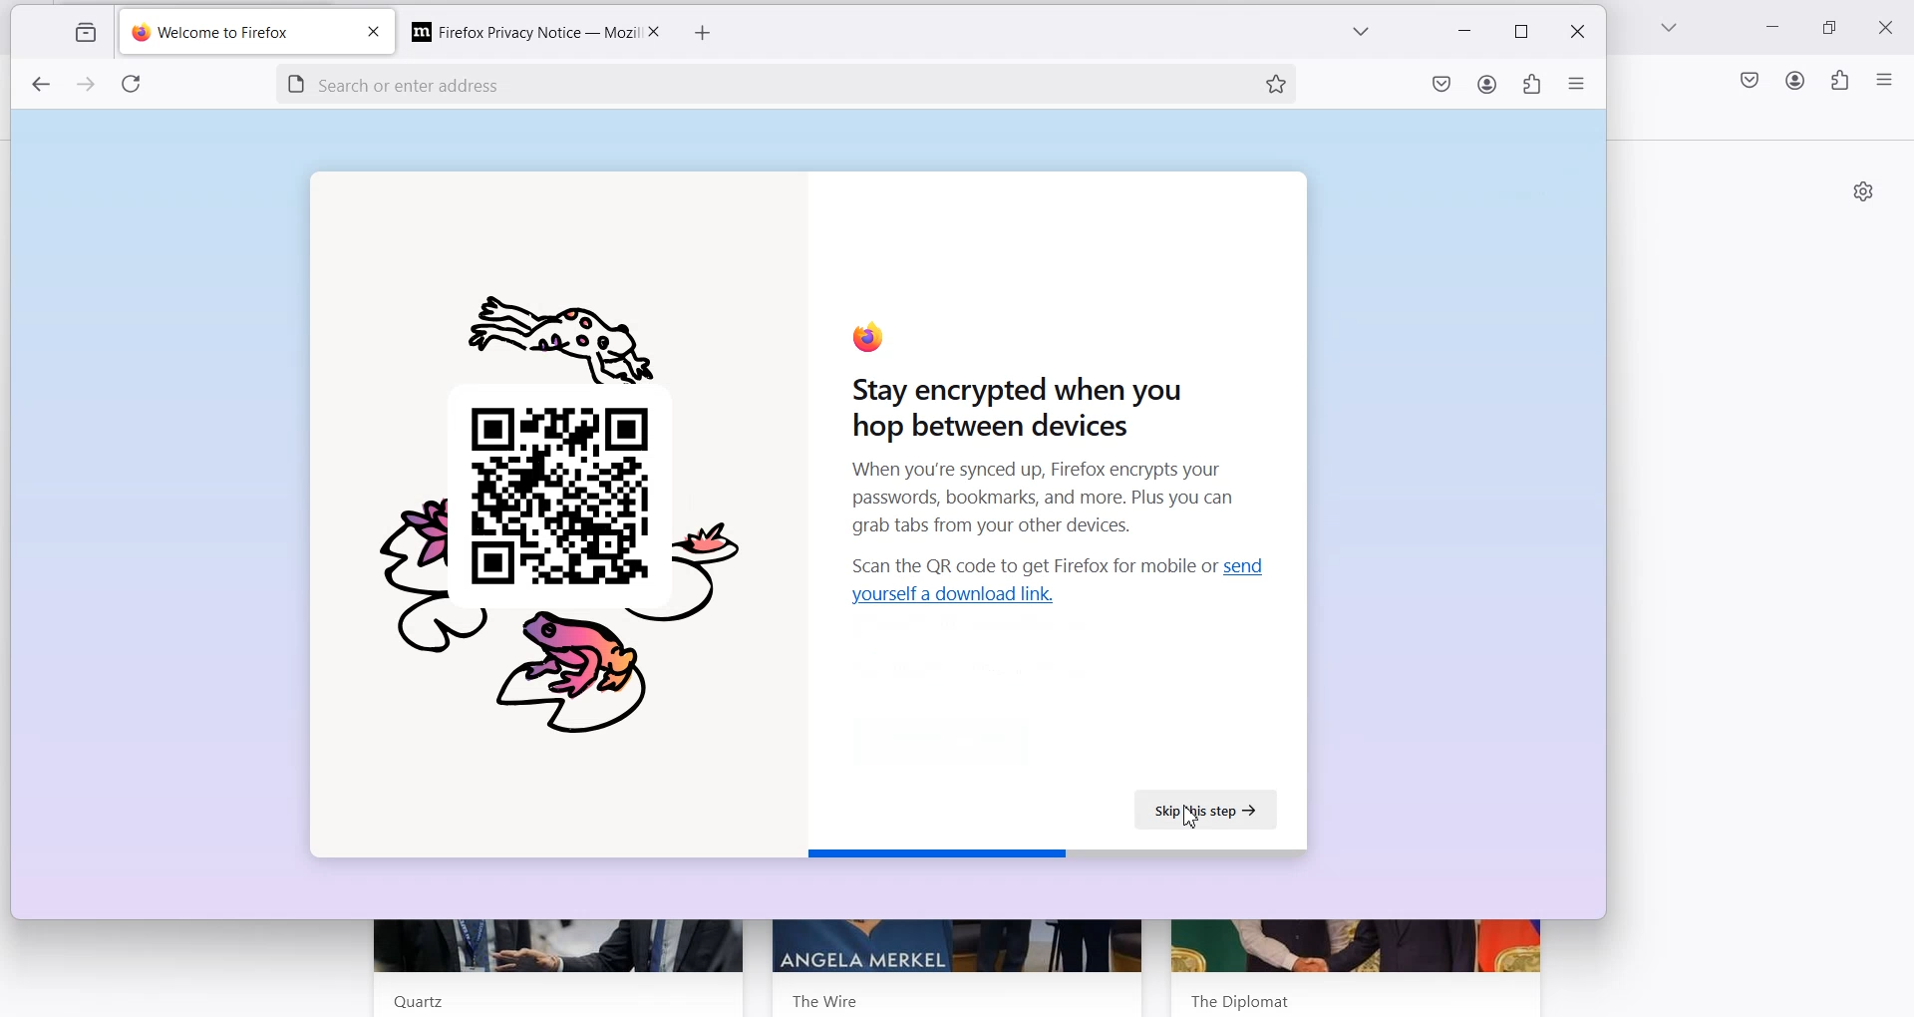 Image resolution: width=1914 pixels, height=1017 pixels. Describe the element at coordinates (863, 338) in the screenshot. I see `firefox logo` at that location.